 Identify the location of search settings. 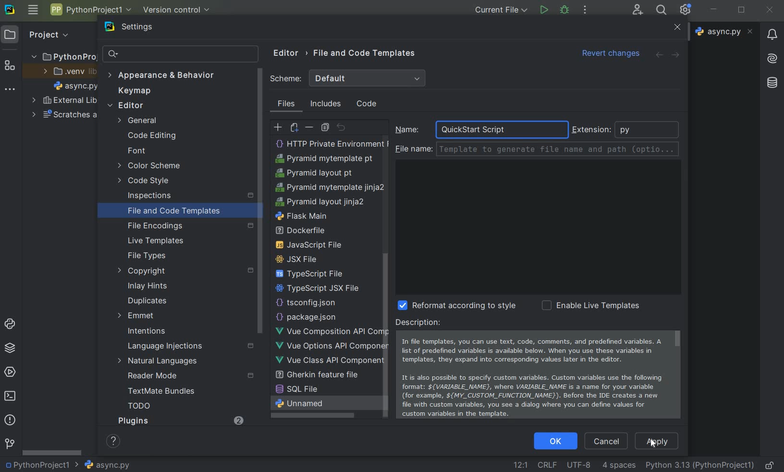
(181, 54).